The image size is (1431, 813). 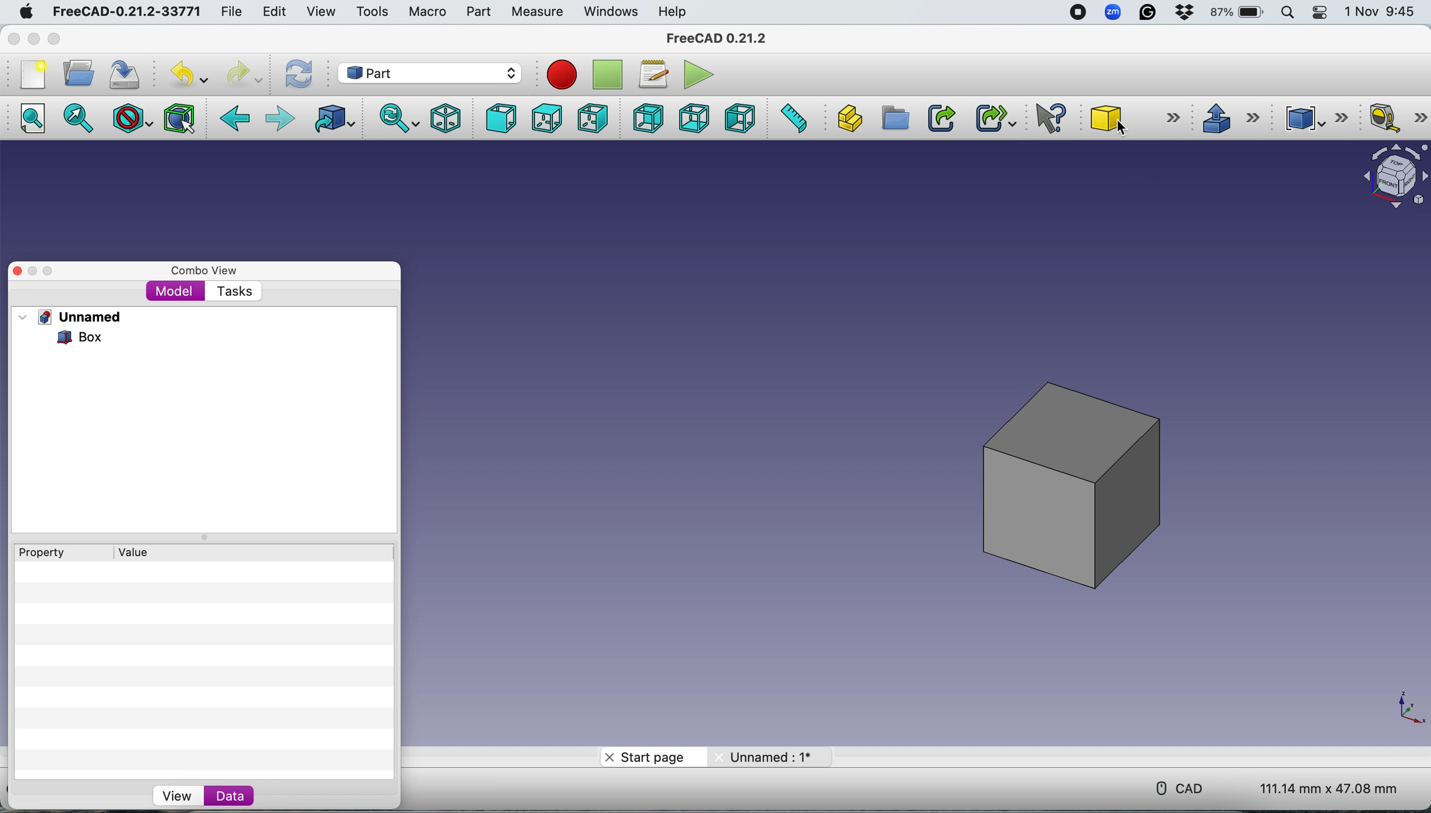 I want to click on Save, so click(x=127, y=72).